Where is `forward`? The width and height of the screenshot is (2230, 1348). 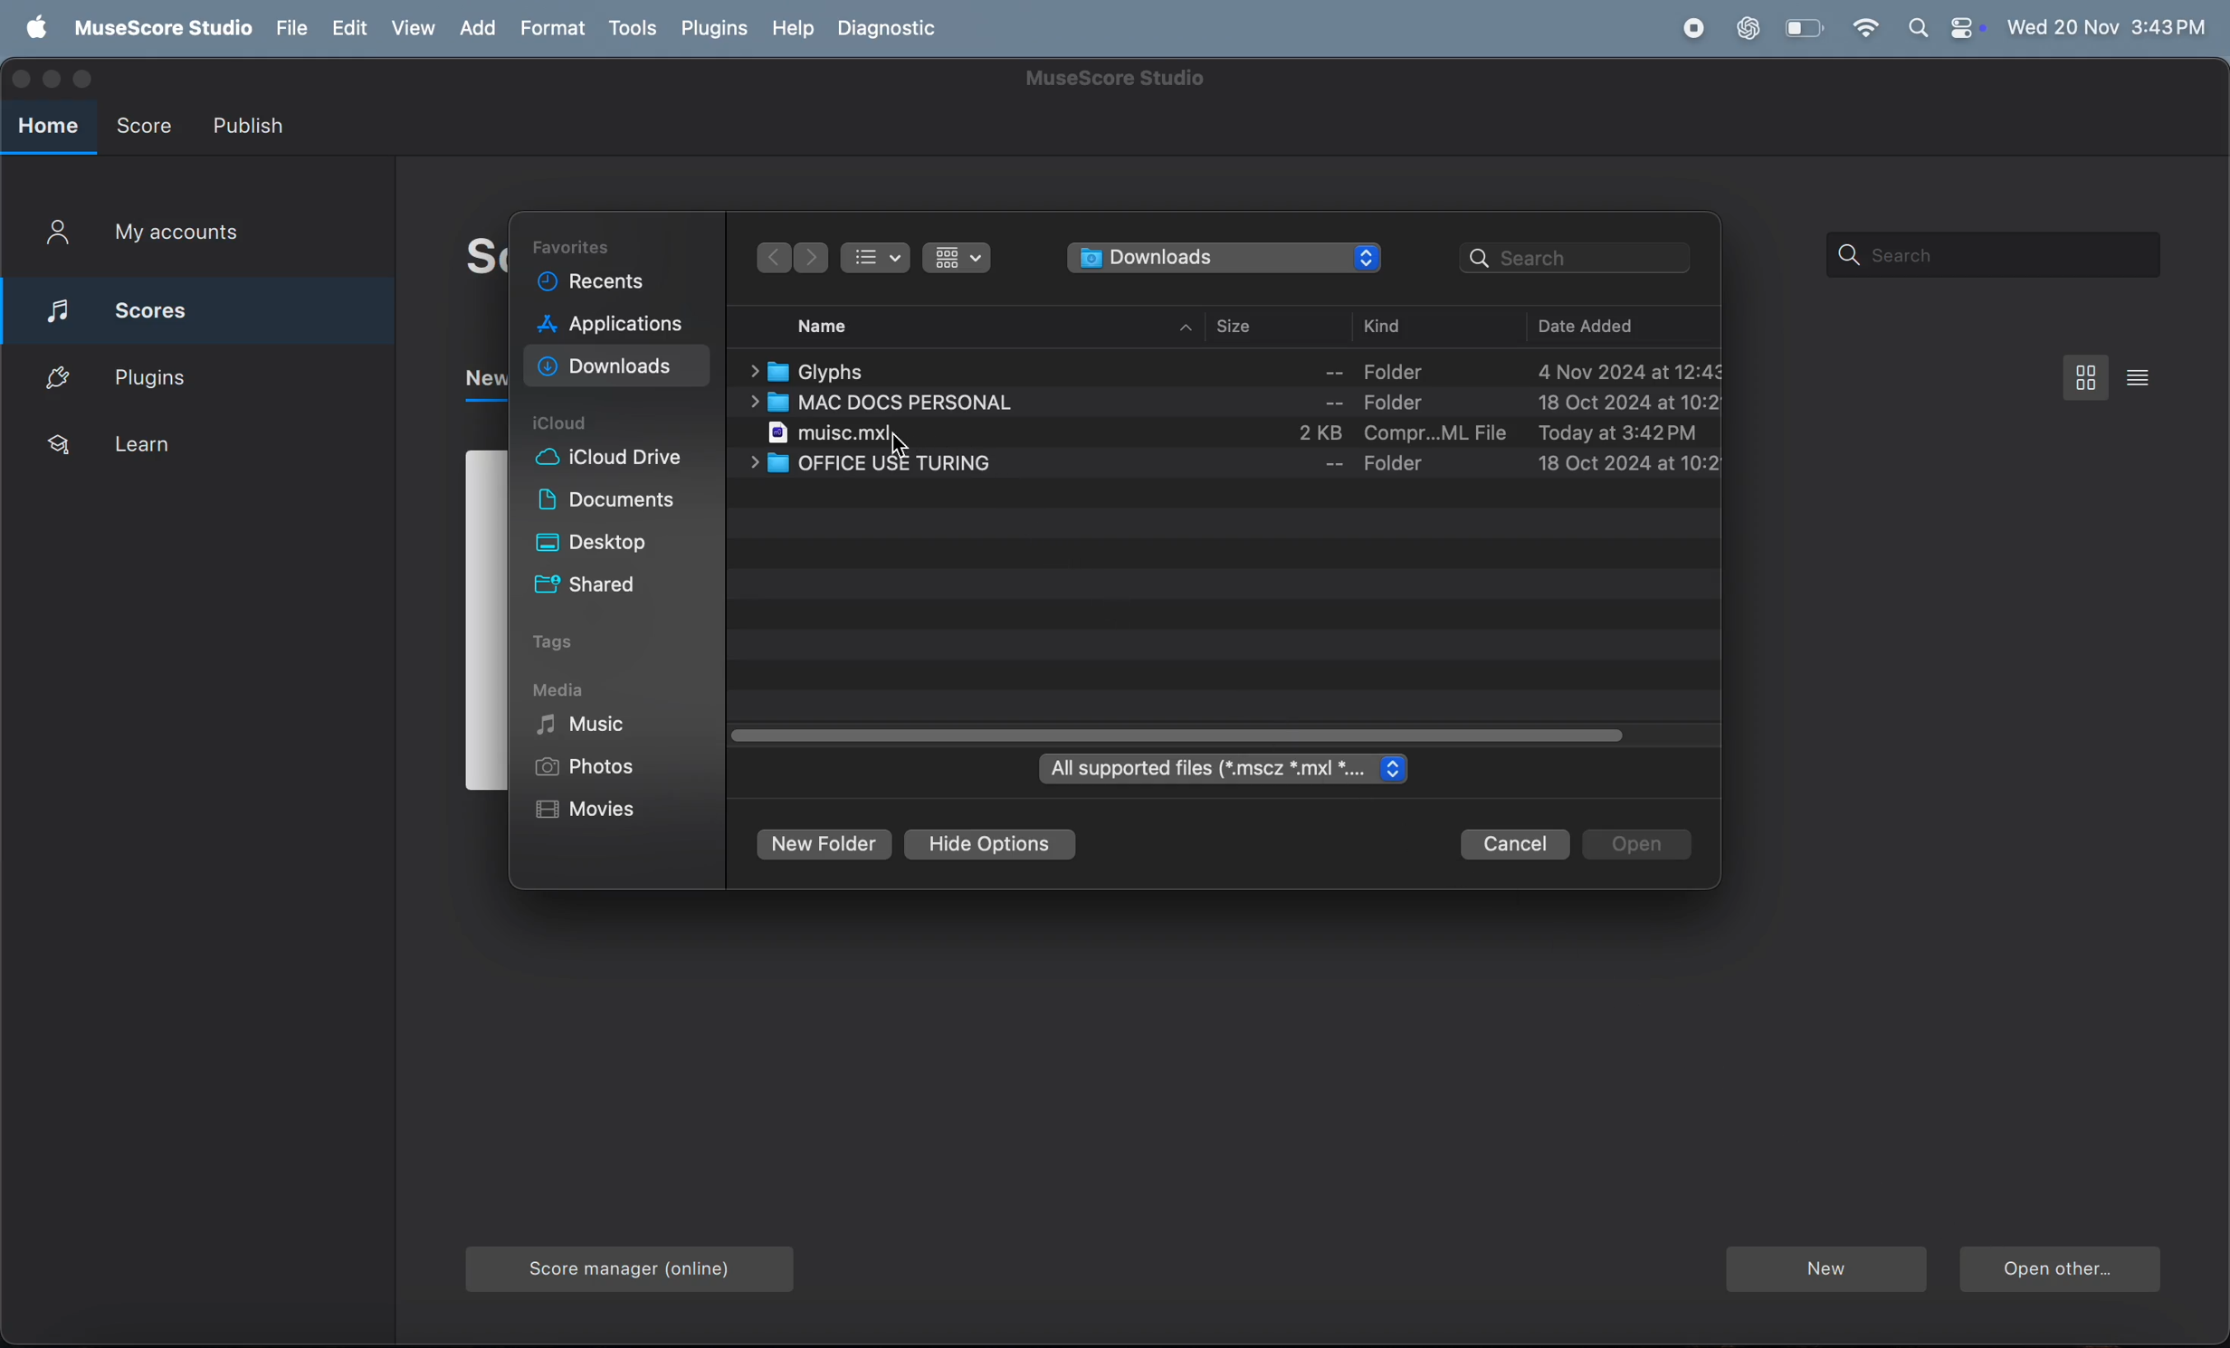 forward is located at coordinates (770, 257).